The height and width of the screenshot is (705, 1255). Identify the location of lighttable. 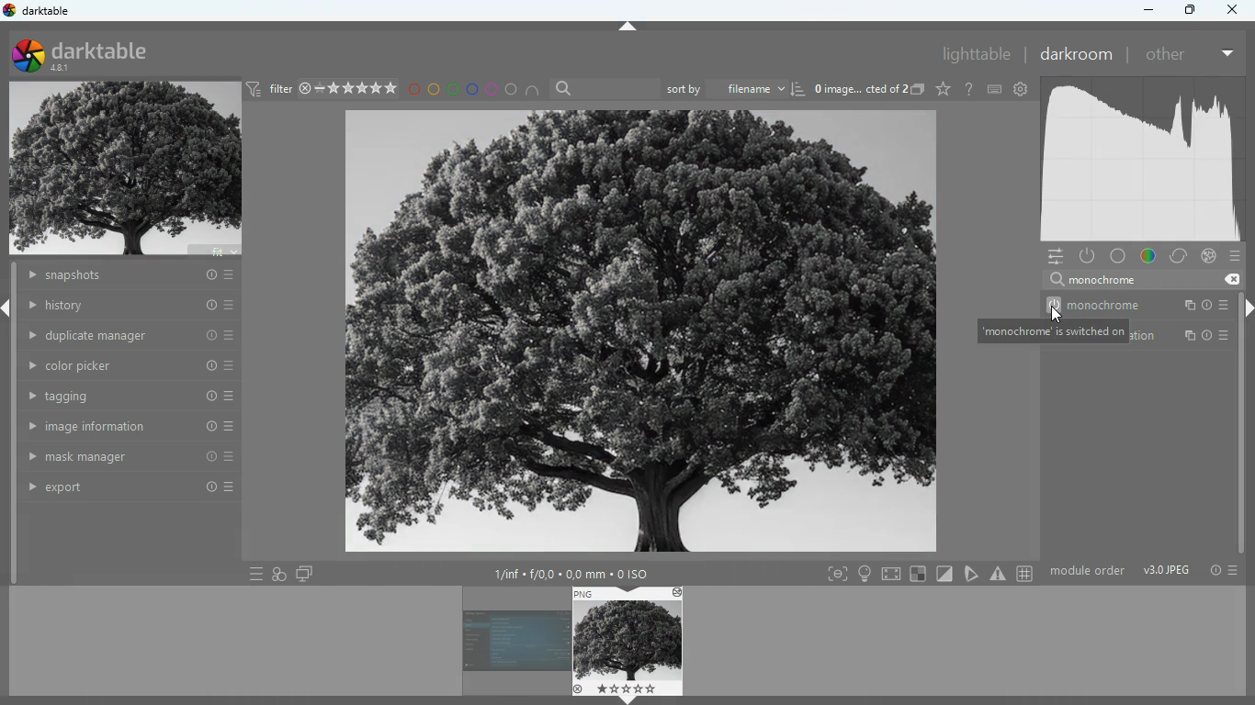
(973, 53).